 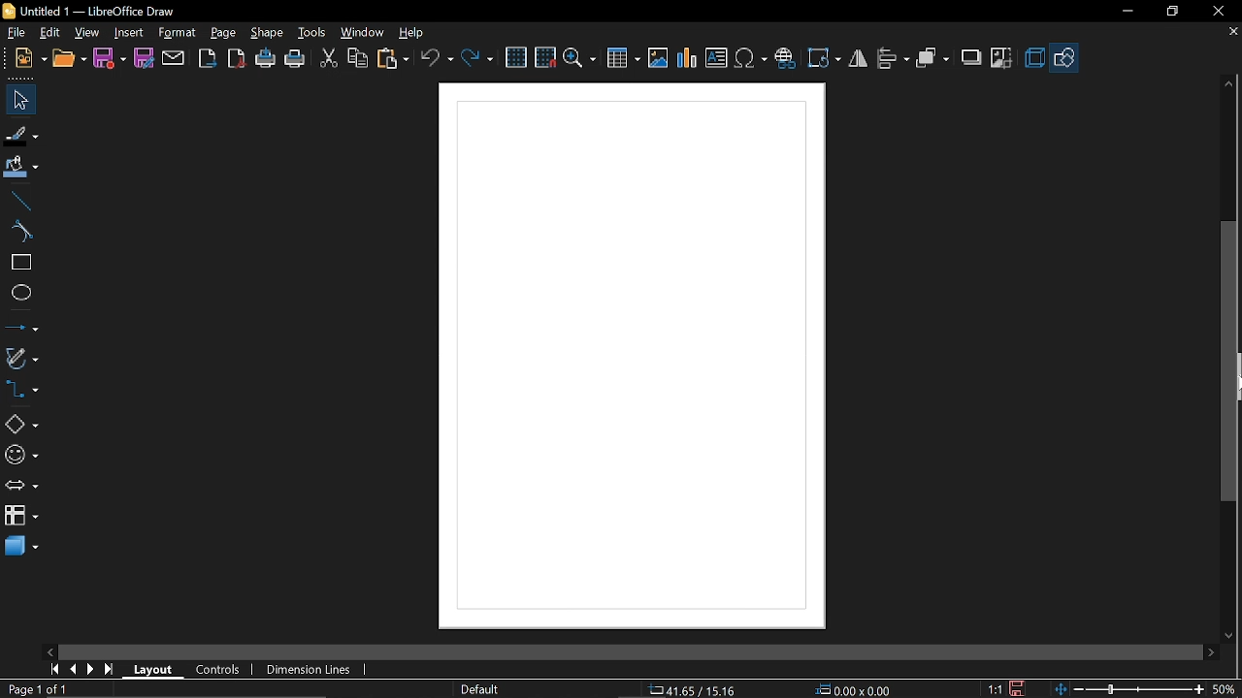 What do you see at coordinates (19, 488) in the screenshot?
I see `arrows ` at bounding box center [19, 488].